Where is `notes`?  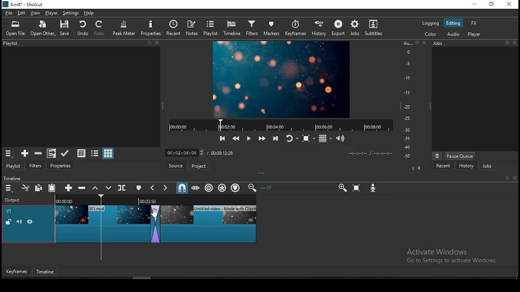
notes is located at coordinates (192, 28).